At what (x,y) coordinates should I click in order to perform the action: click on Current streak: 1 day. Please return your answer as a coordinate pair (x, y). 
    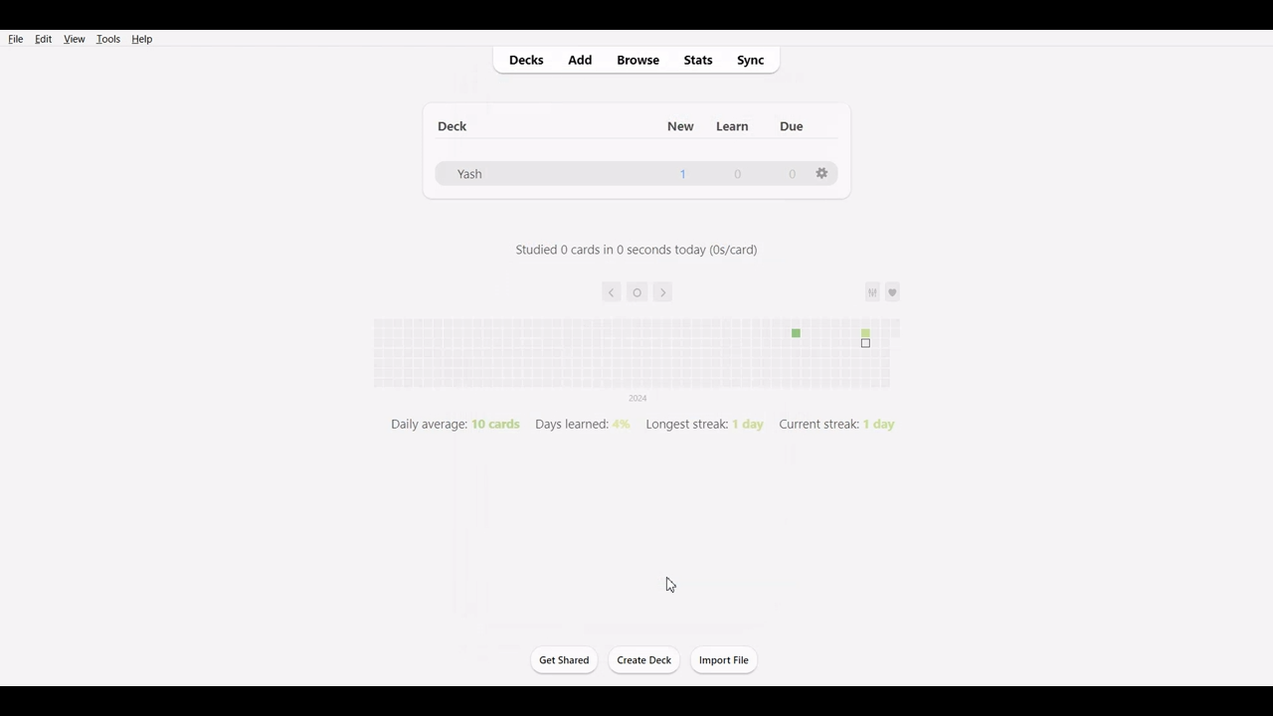
    Looking at the image, I should click on (841, 423).